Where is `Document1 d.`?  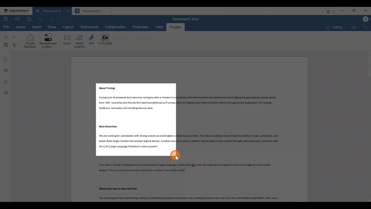
Document1 d. is located at coordinates (48, 10).